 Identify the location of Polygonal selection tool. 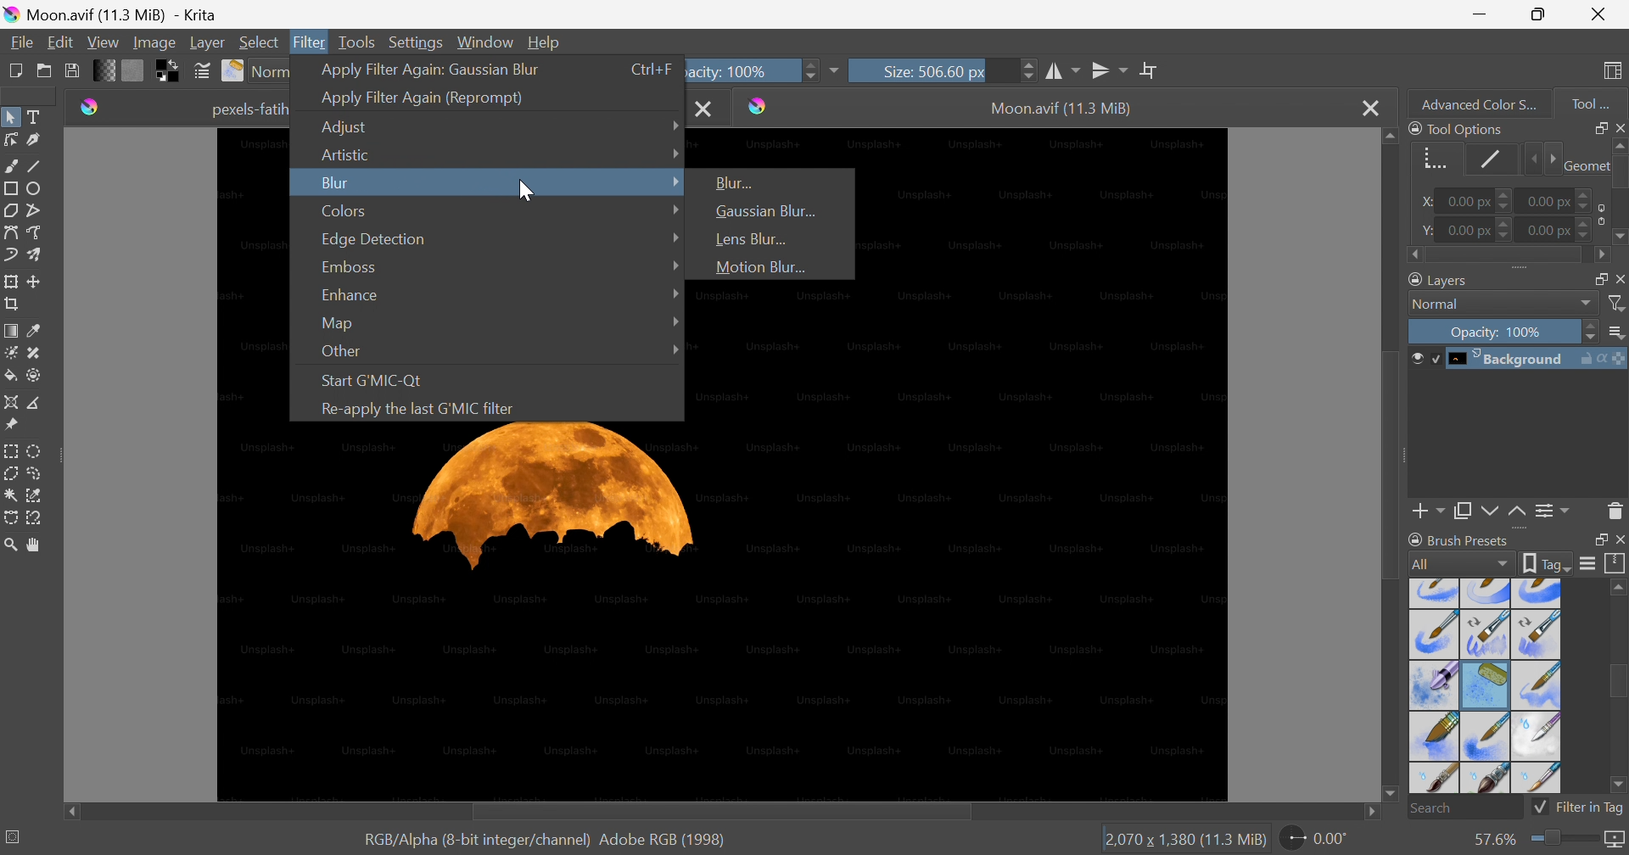
(11, 473).